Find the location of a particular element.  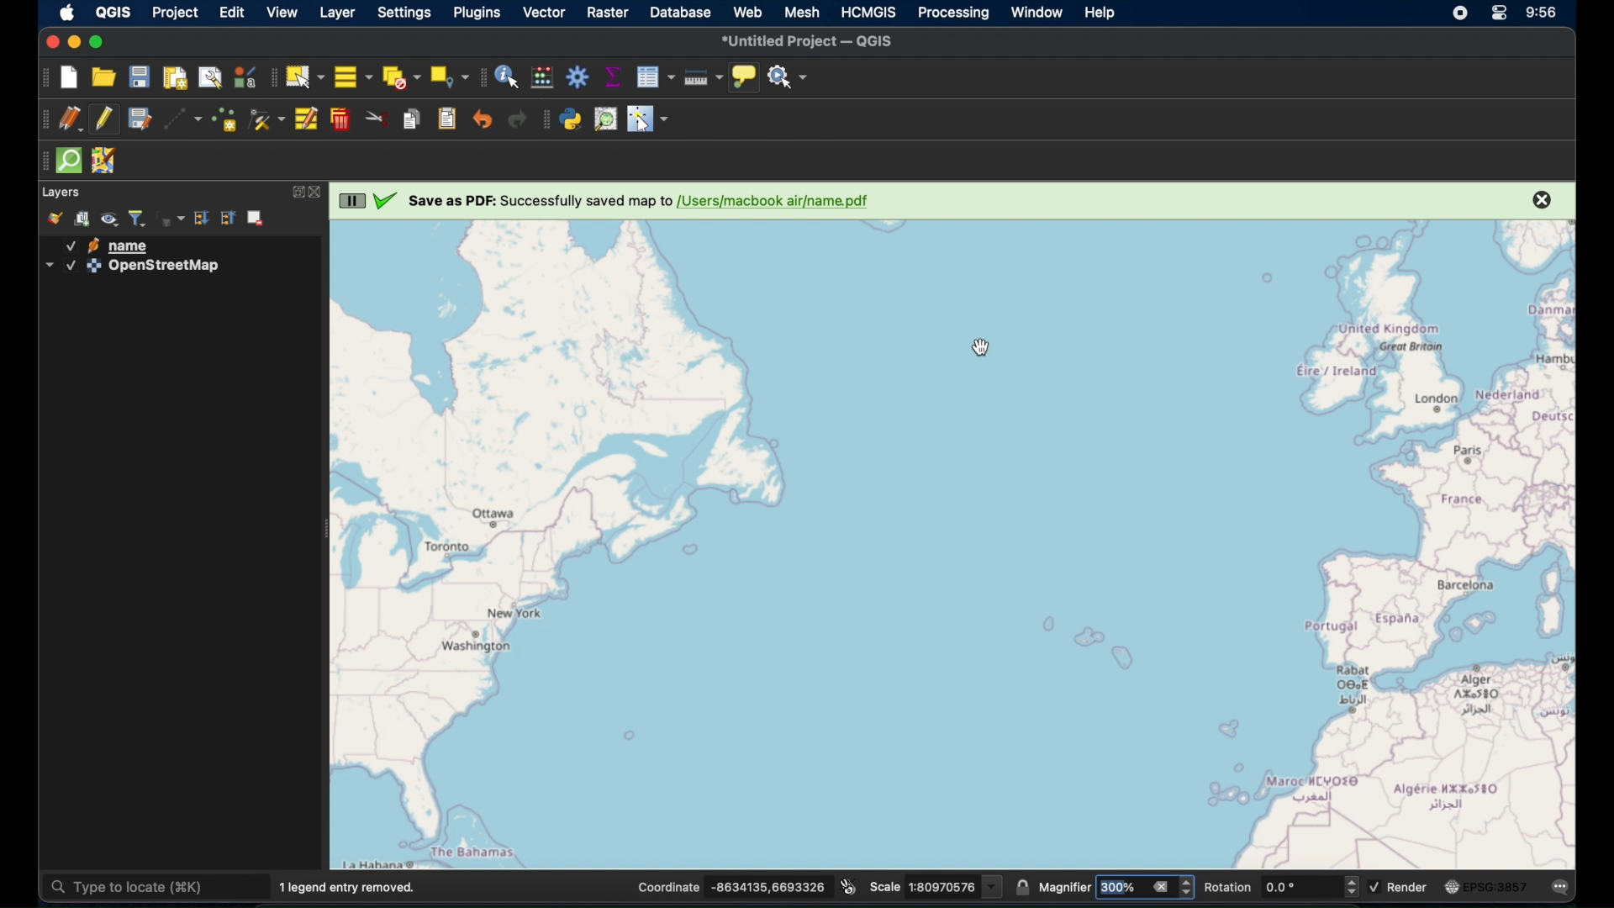

help is located at coordinates (1102, 13).